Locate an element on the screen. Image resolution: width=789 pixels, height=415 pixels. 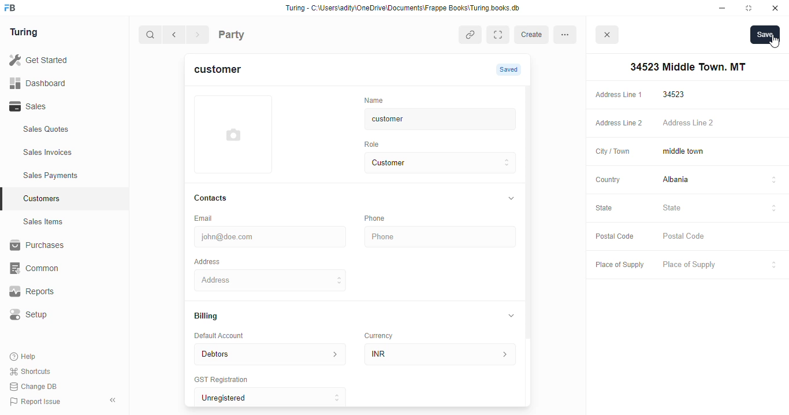
Postal Code is located at coordinates (720, 237).